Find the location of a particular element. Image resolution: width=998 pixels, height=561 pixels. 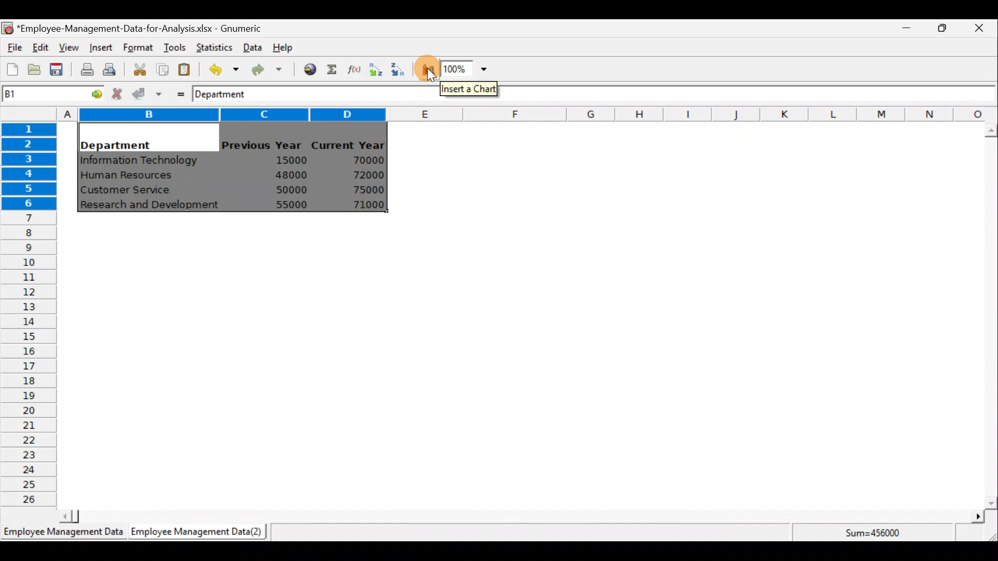

Print preview is located at coordinates (109, 68).